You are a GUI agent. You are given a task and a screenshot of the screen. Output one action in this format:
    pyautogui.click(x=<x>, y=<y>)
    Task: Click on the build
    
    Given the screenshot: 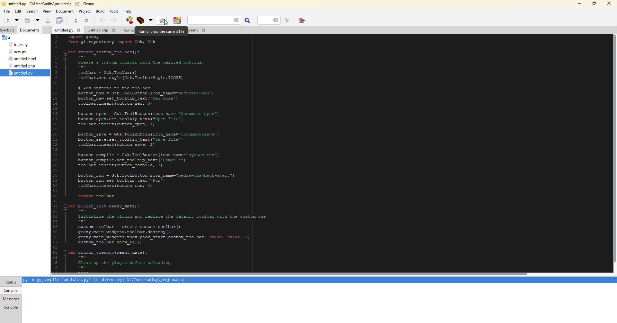 What is the action you would take?
    pyautogui.click(x=144, y=20)
    